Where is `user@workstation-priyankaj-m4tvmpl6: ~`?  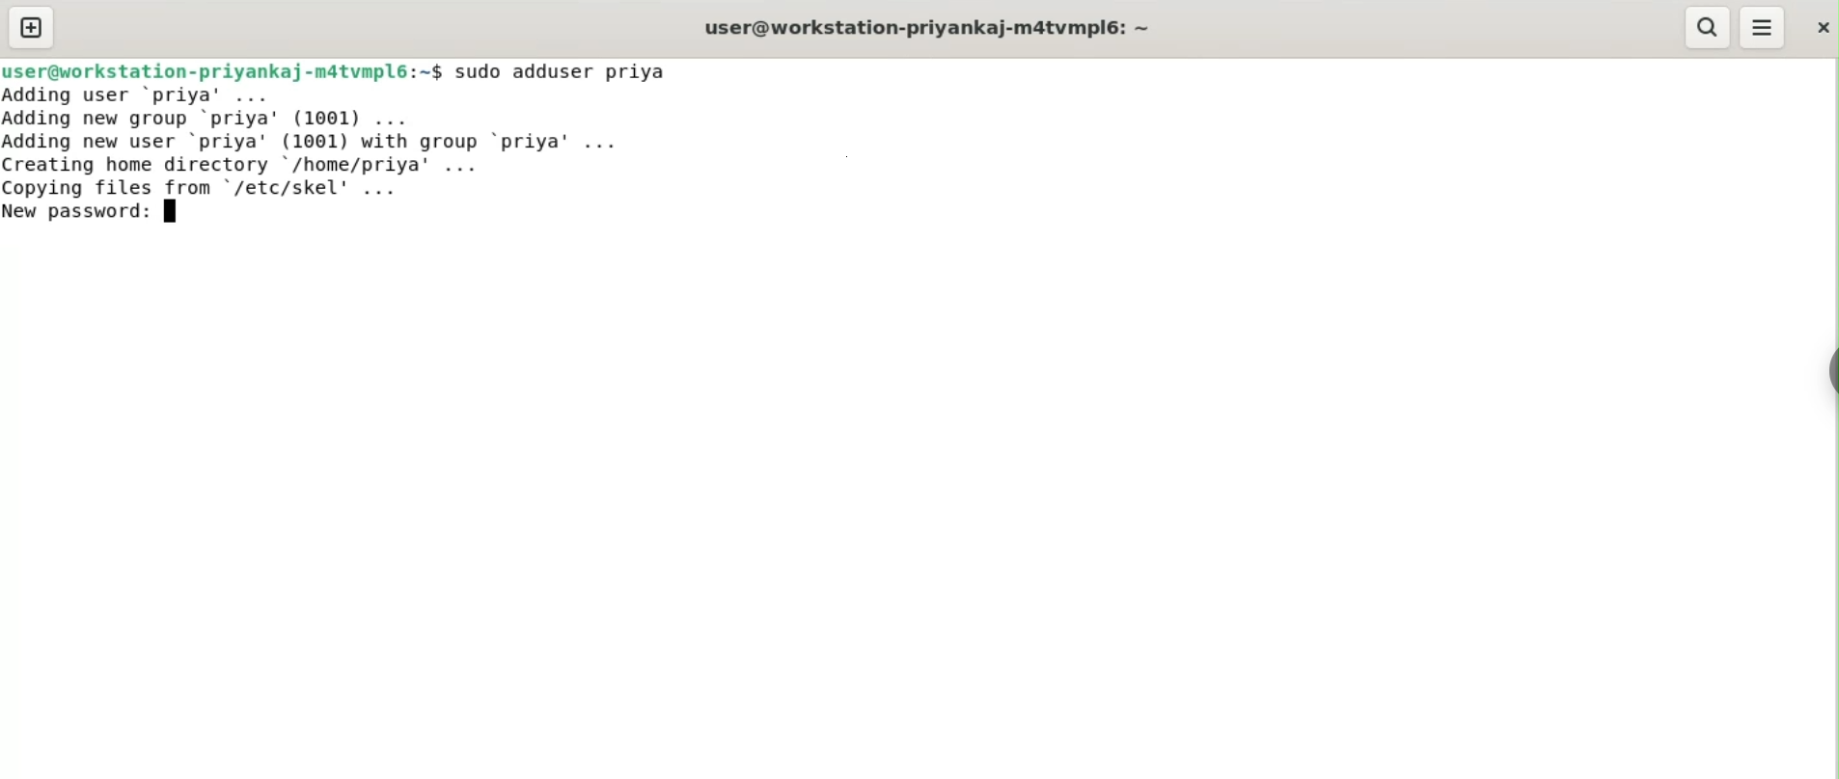 user@workstation-priyankaj-m4tvmpl6: ~ is located at coordinates (927, 30).